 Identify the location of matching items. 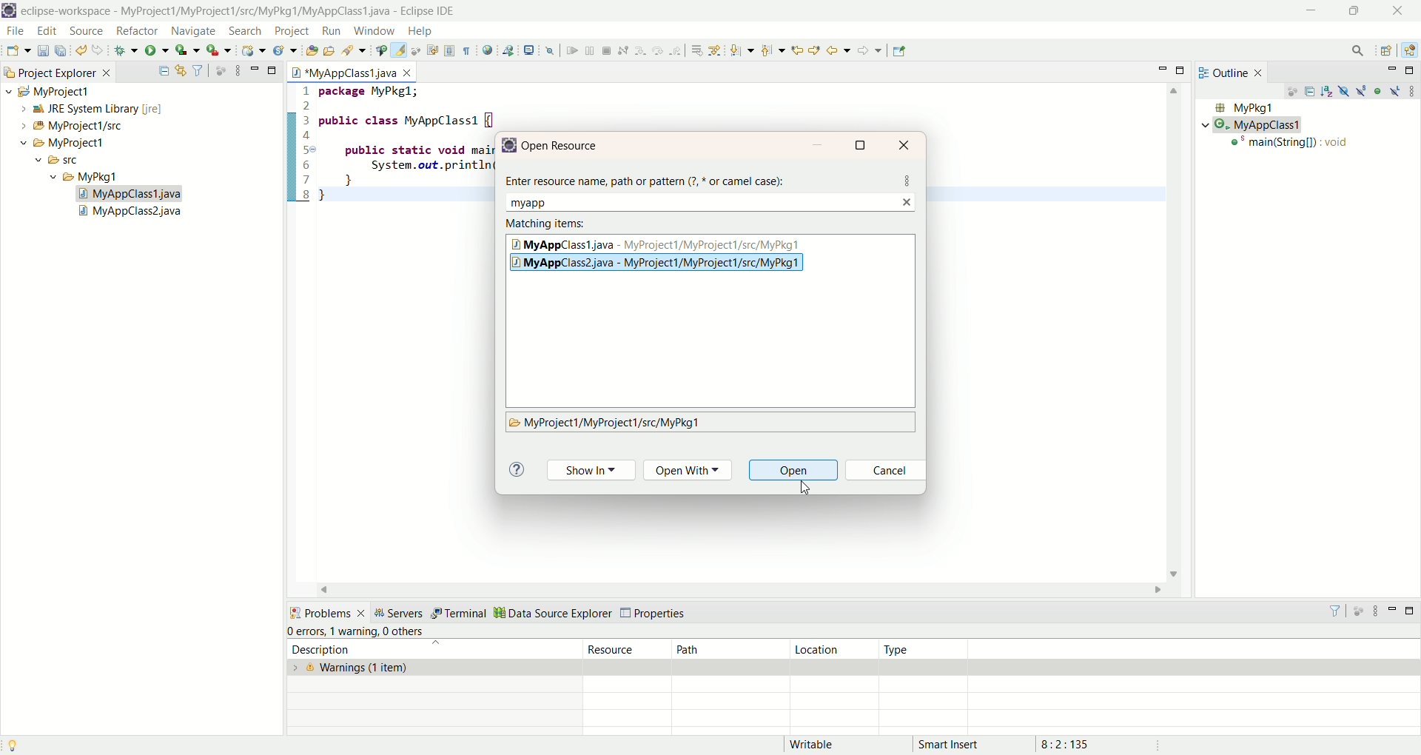
(548, 224).